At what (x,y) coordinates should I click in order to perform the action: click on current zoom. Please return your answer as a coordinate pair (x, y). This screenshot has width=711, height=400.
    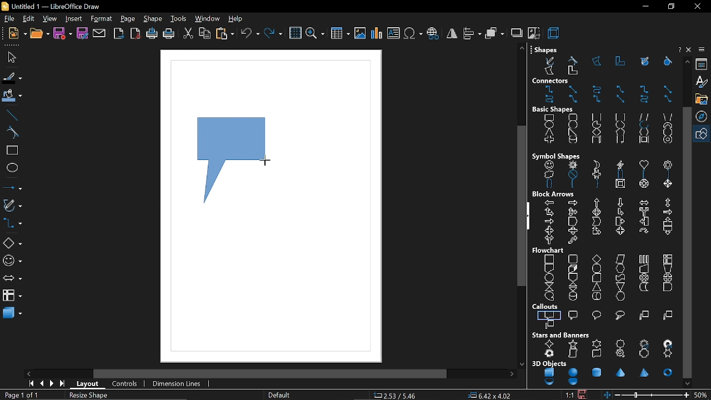
    Looking at the image, I should click on (702, 395).